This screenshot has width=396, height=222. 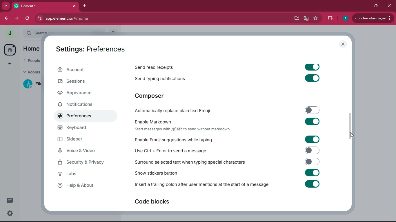 What do you see at coordinates (82, 83) in the screenshot?
I see `sessions` at bounding box center [82, 83].